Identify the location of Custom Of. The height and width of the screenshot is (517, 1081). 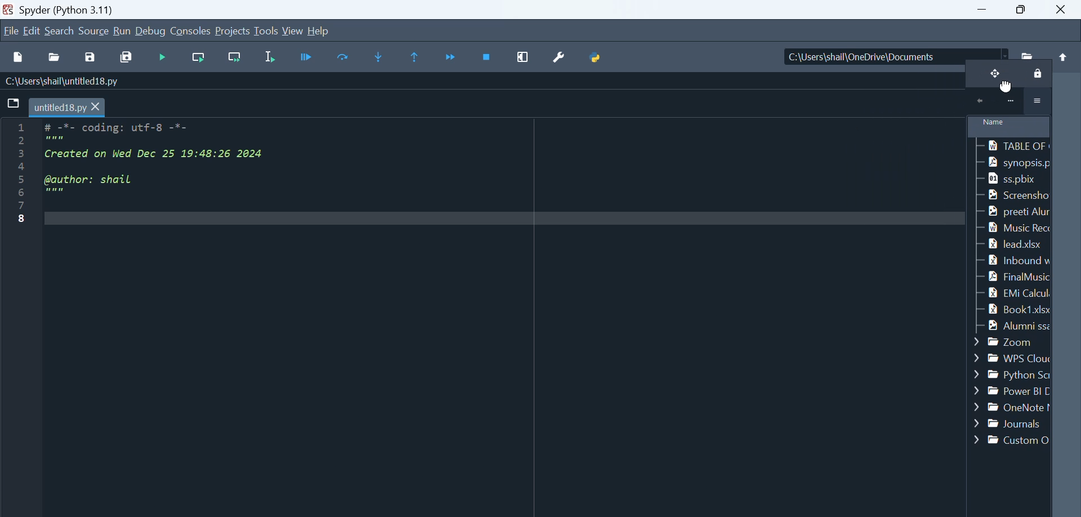
(1009, 440).